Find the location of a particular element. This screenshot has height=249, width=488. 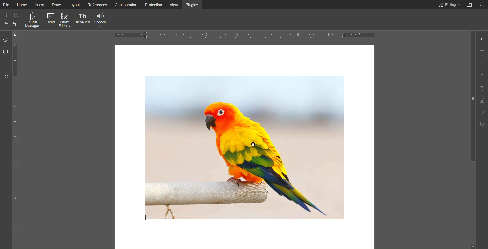

Paragraph Settings is located at coordinates (482, 40).